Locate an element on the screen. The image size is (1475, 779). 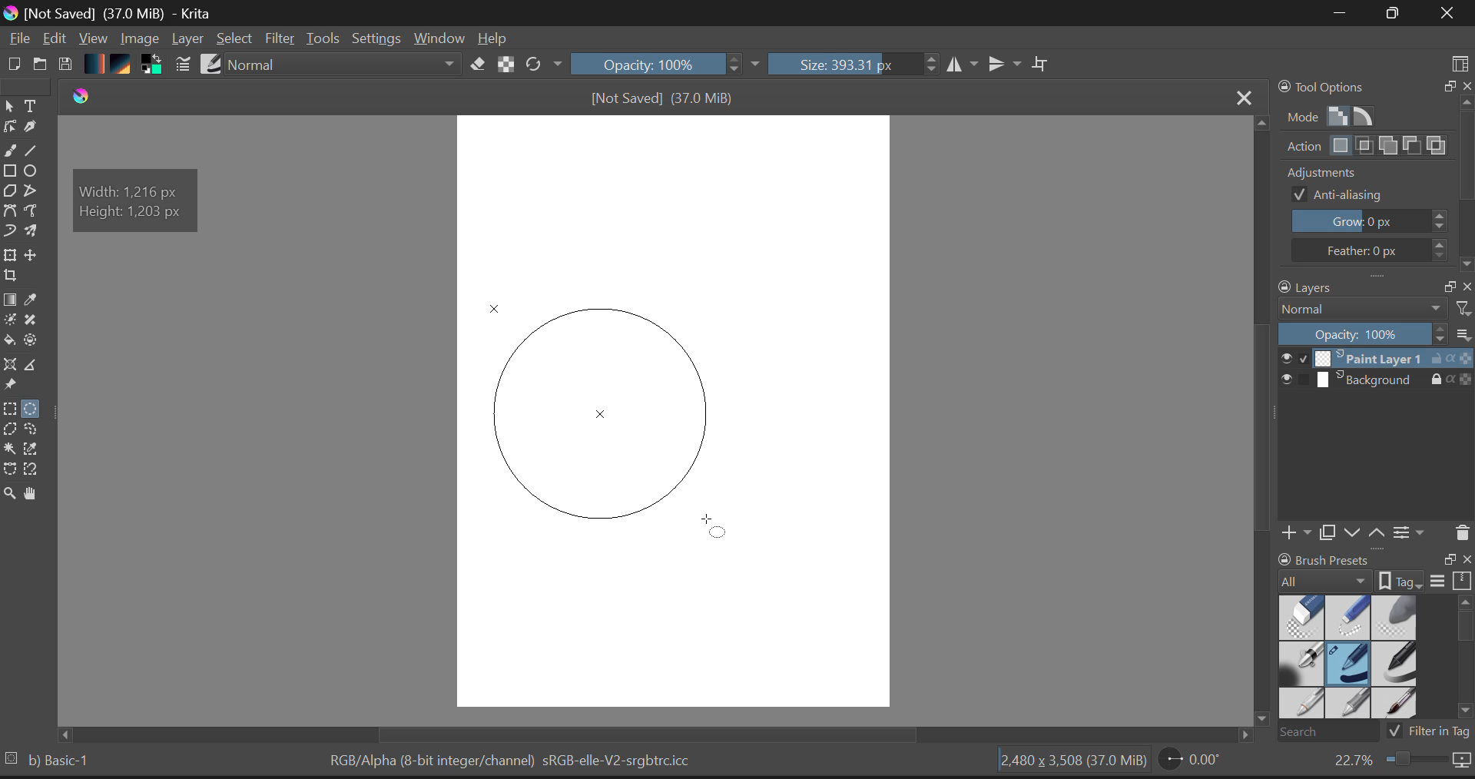
Choose Workspace is located at coordinates (1460, 58).